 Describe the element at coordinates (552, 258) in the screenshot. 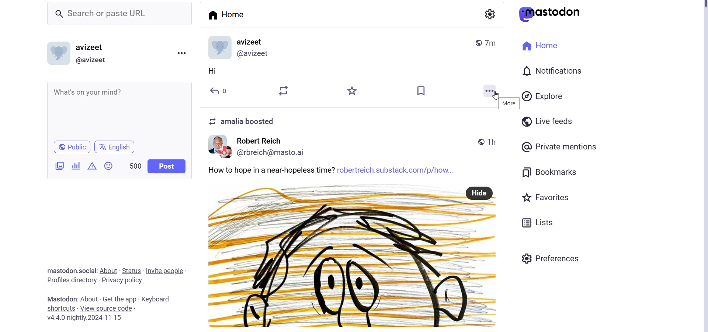

I see `preferences` at that location.